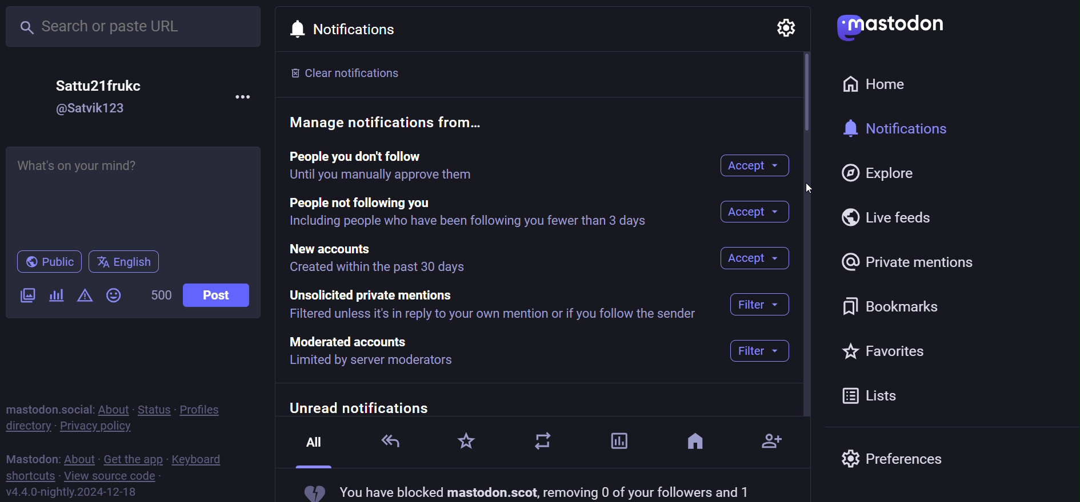 This screenshot has width=1080, height=502. Describe the element at coordinates (199, 459) in the screenshot. I see `keyboard` at that location.